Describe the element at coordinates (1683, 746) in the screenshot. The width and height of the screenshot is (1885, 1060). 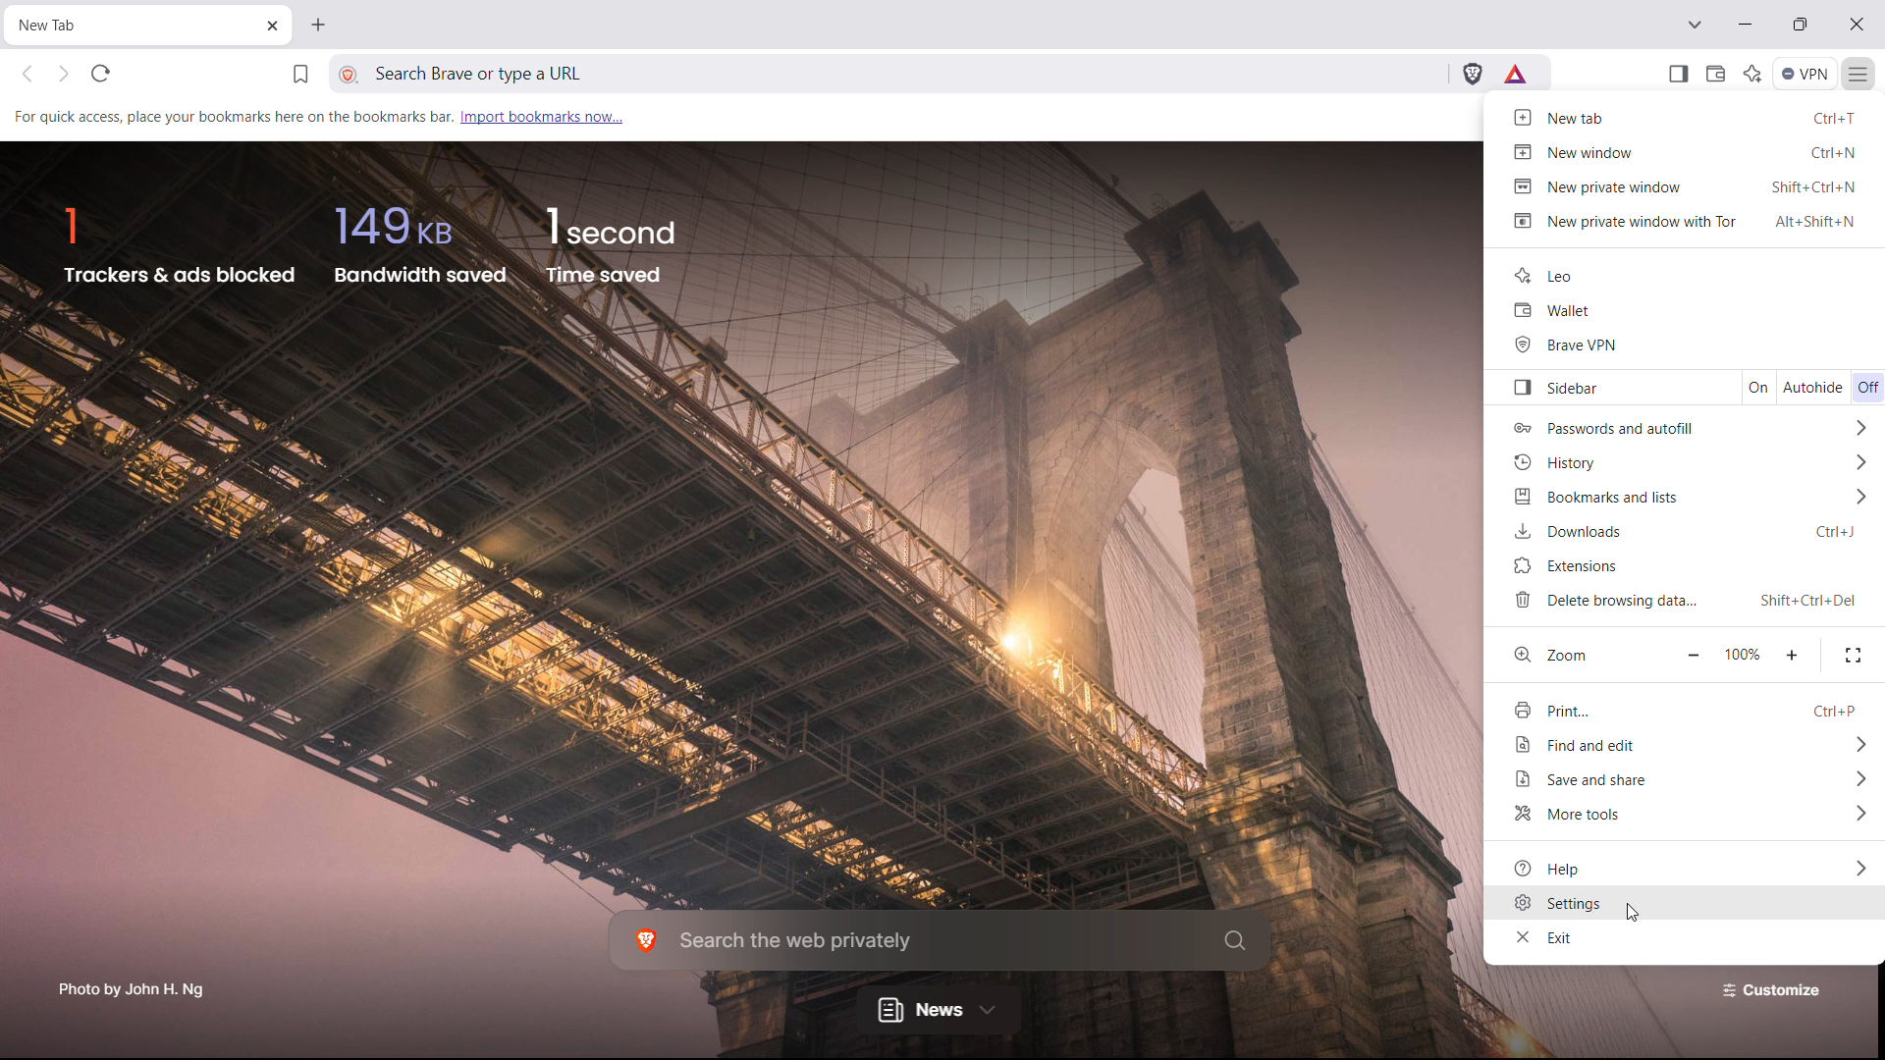
I see `find and edit` at that location.